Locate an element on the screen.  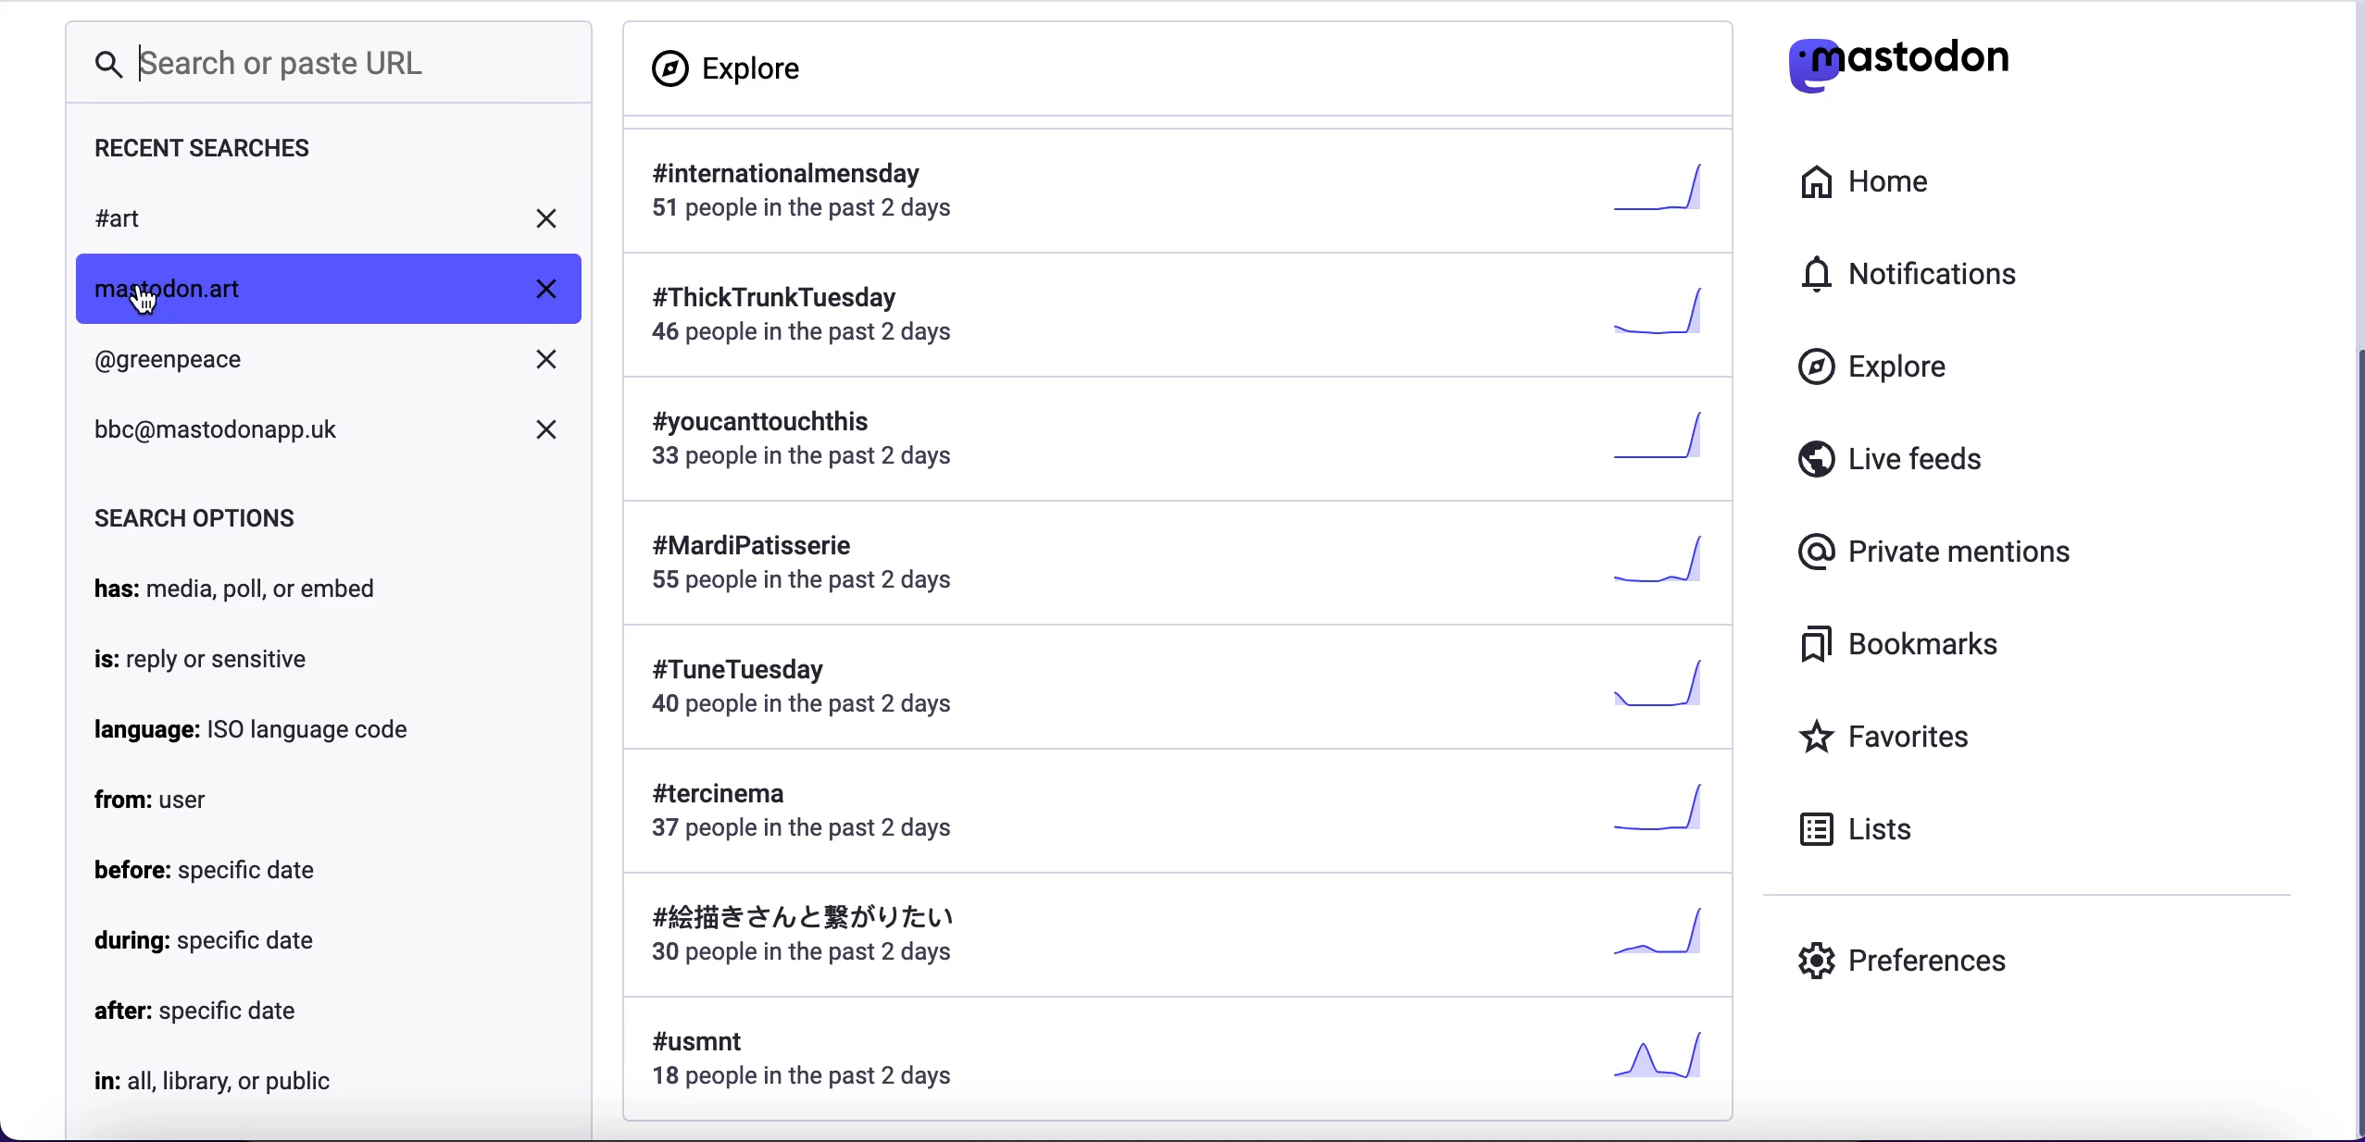
is; reply or sensitive is located at coordinates (207, 661).